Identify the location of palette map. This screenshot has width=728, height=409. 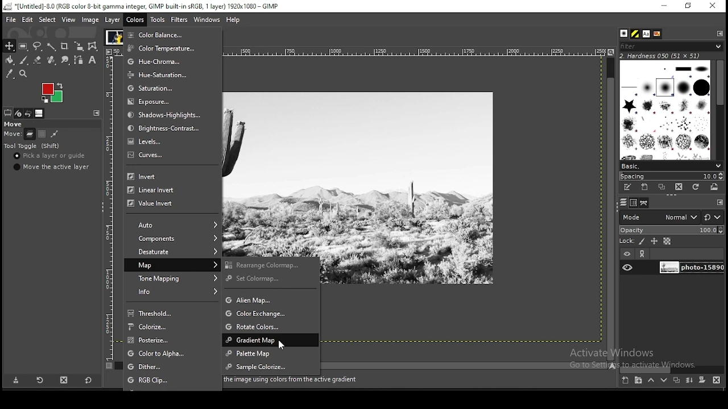
(270, 354).